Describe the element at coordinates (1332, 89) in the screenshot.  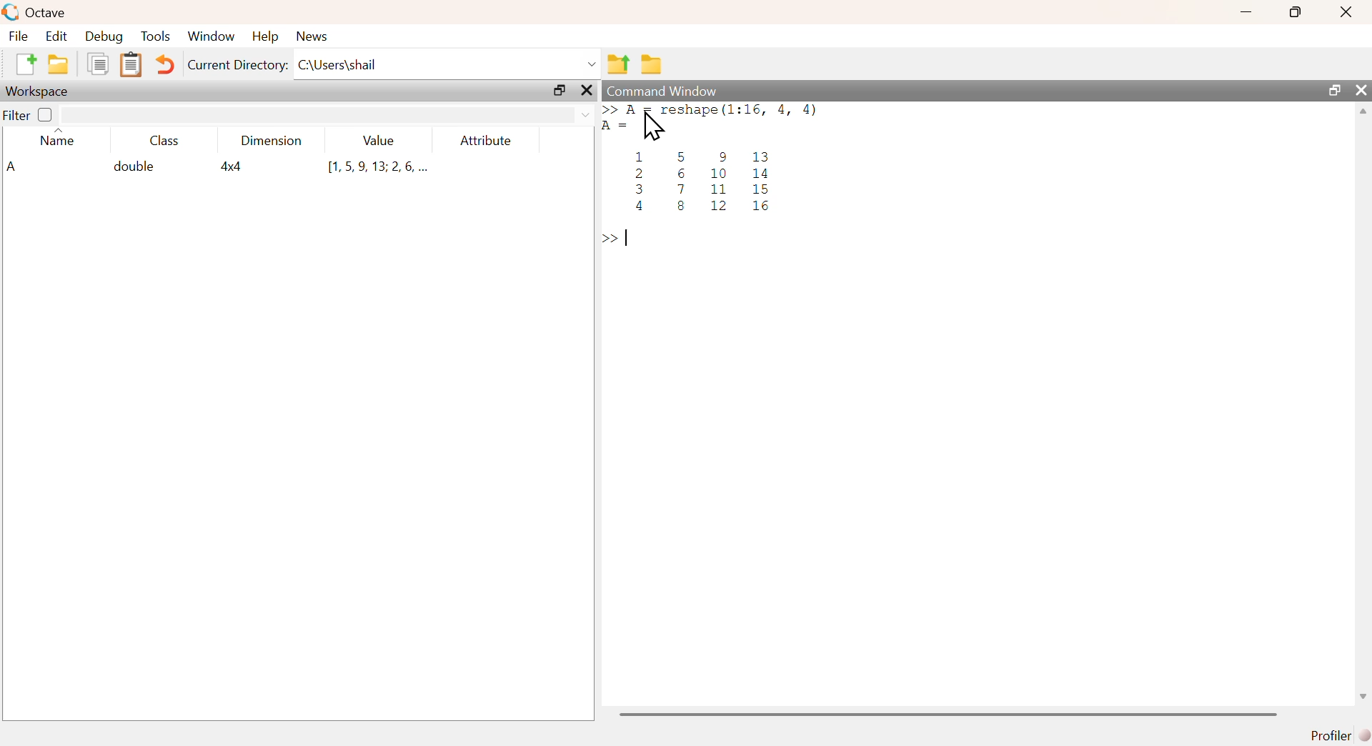
I see `maximize` at that location.